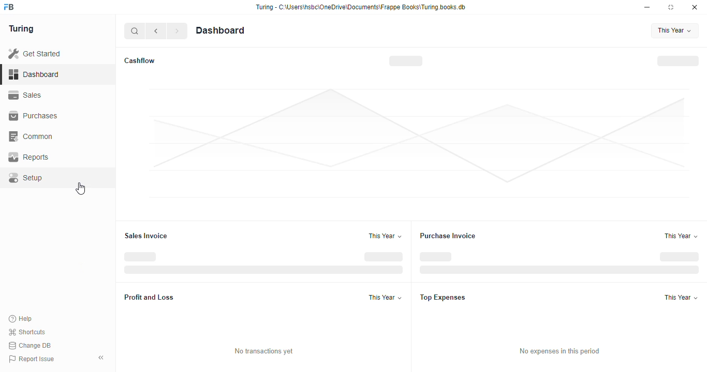 The height and width of the screenshot is (372, 707). I want to click on profit and loss, so click(150, 297).